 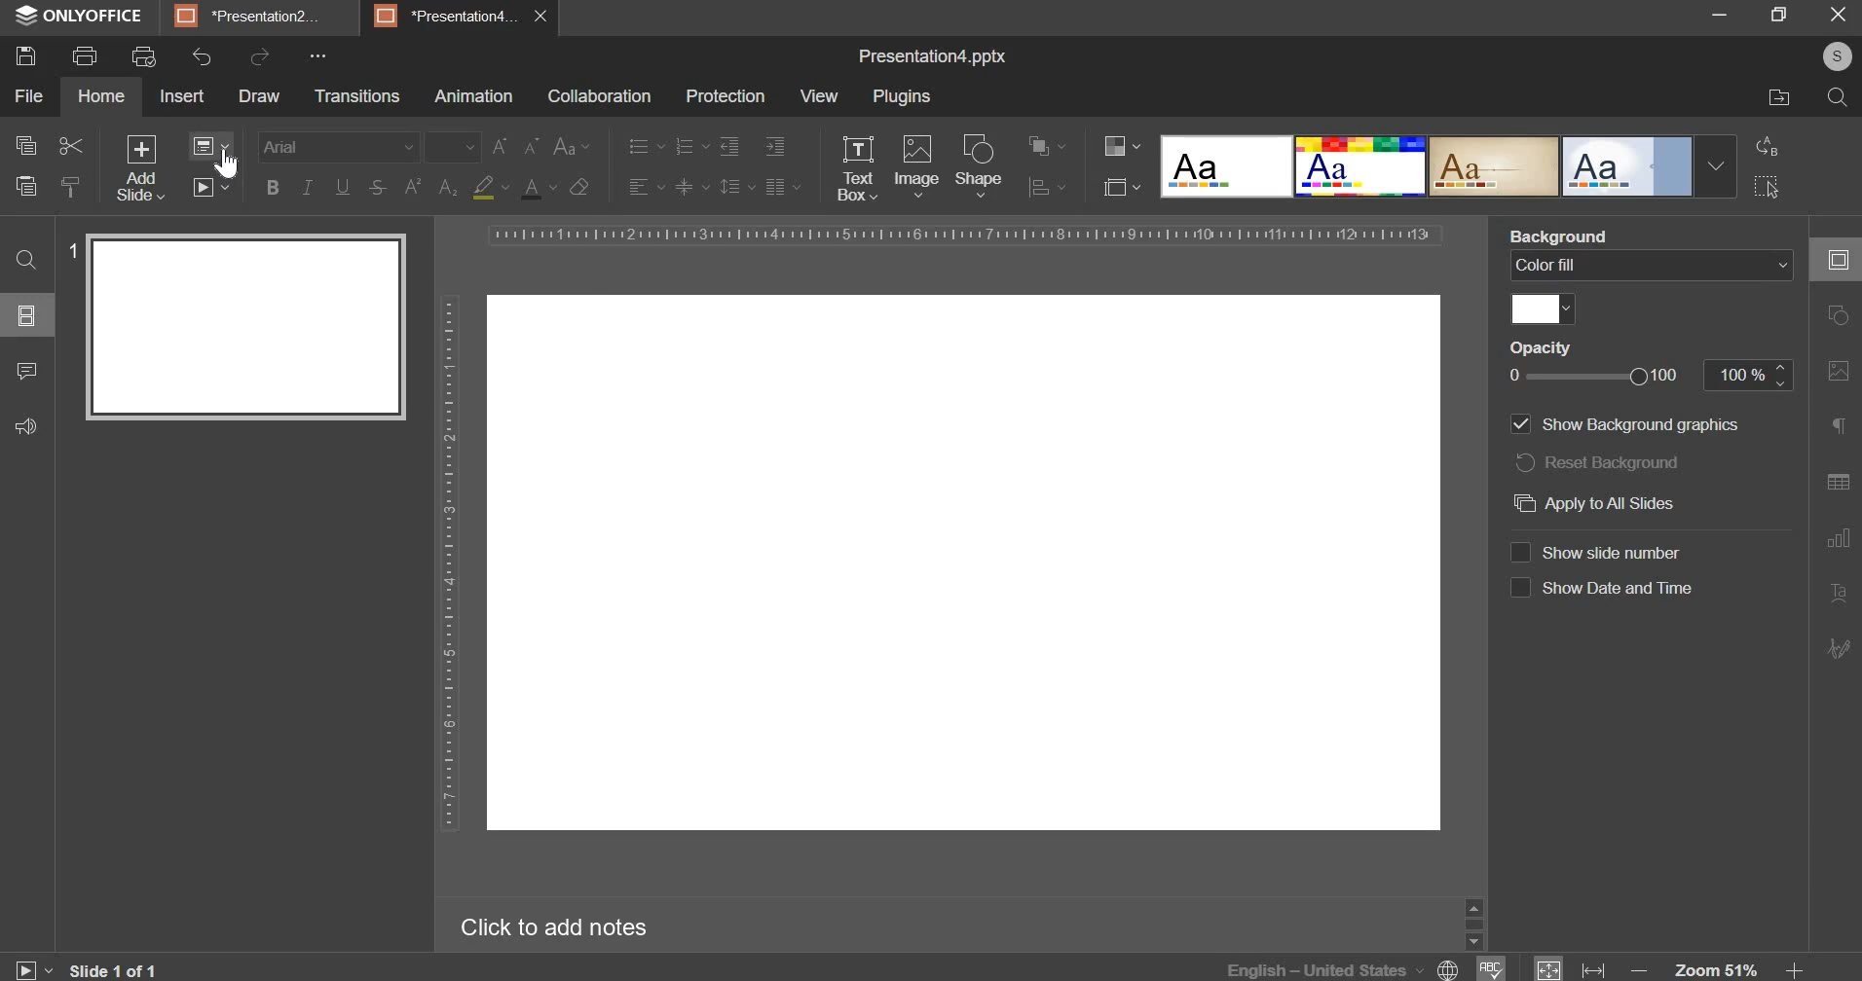 What do you see at coordinates (1836, 536) in the screenshot?
I see `graph setting` at bounding box center [1836, 536].